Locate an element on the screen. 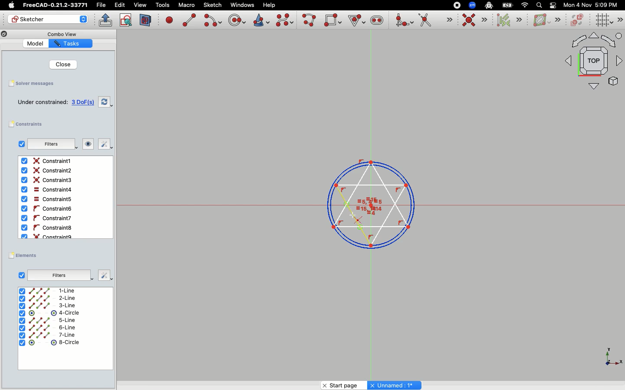 The image size is (625, 390). 5-line is located at coordinates (48, 320).